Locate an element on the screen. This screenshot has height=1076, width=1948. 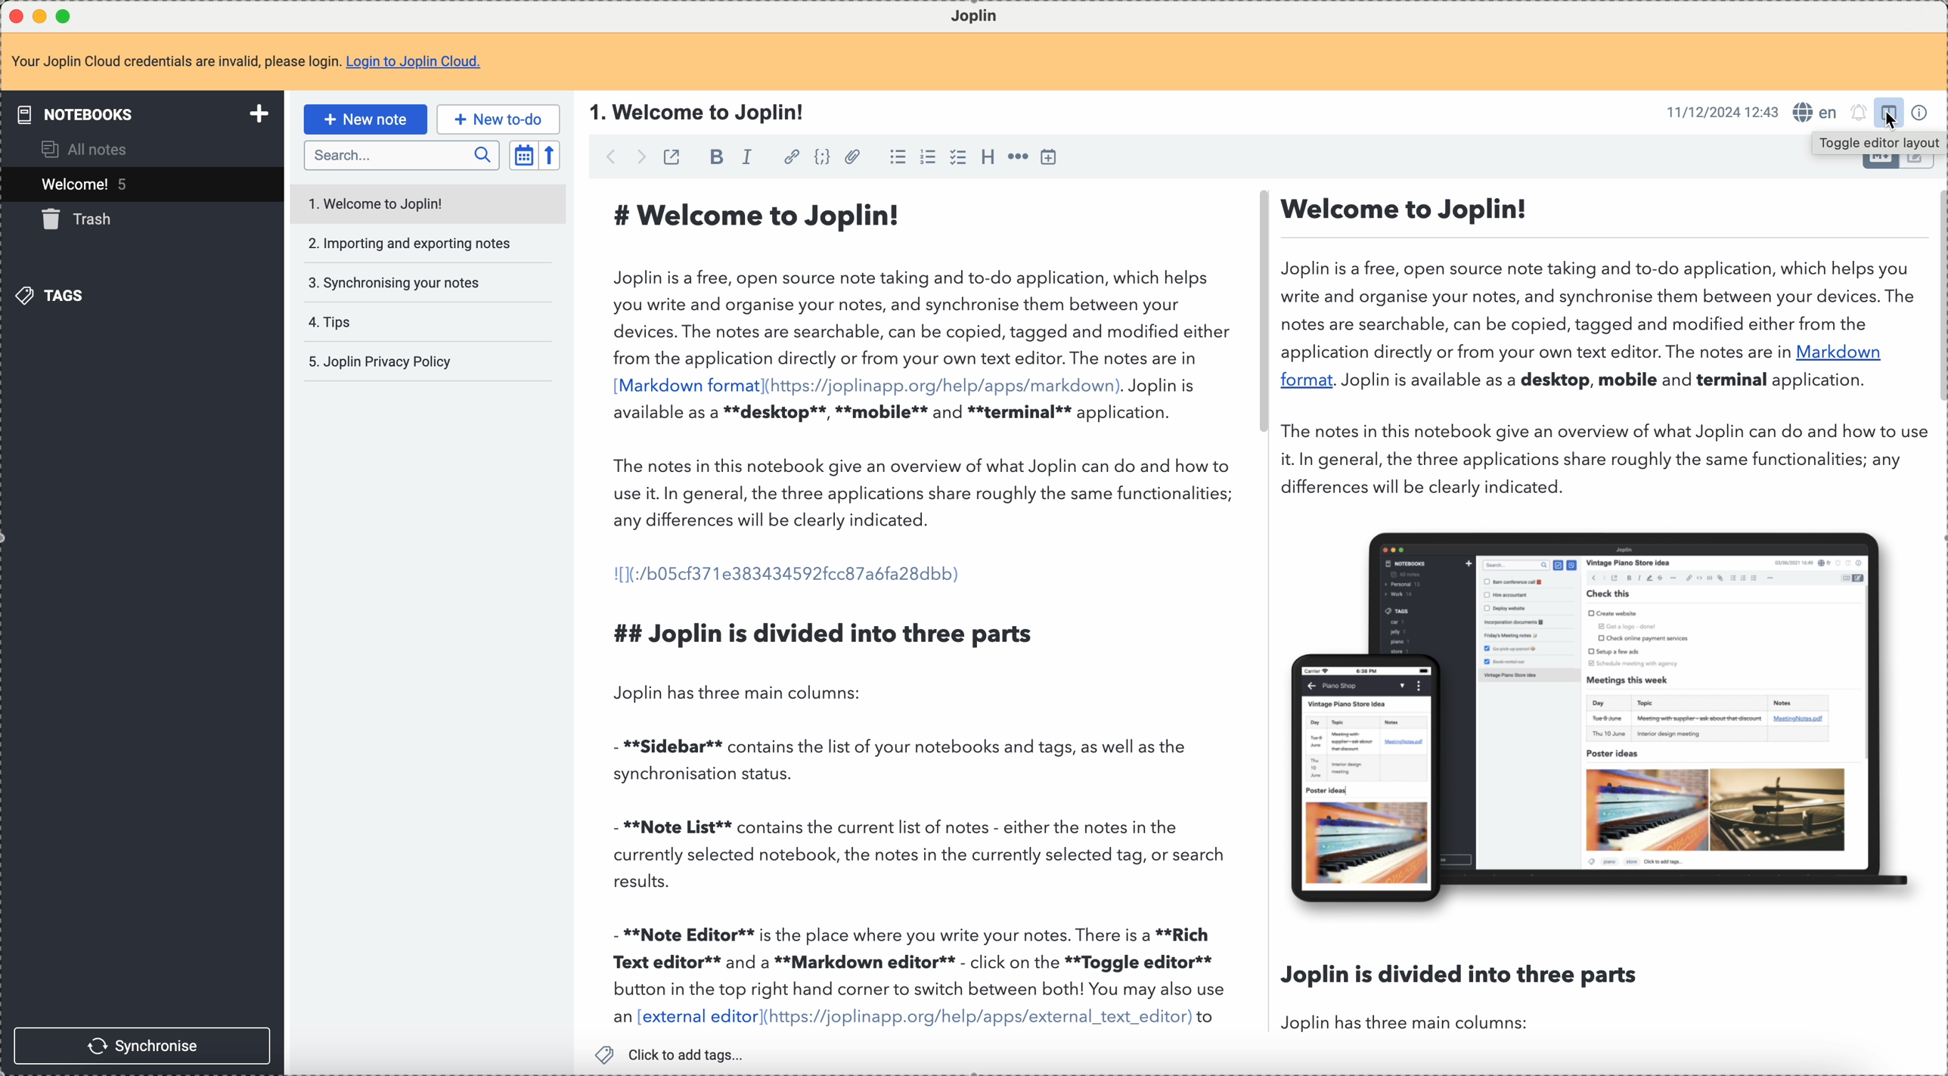
synchronising your notes is located at coordinates (394, 281).